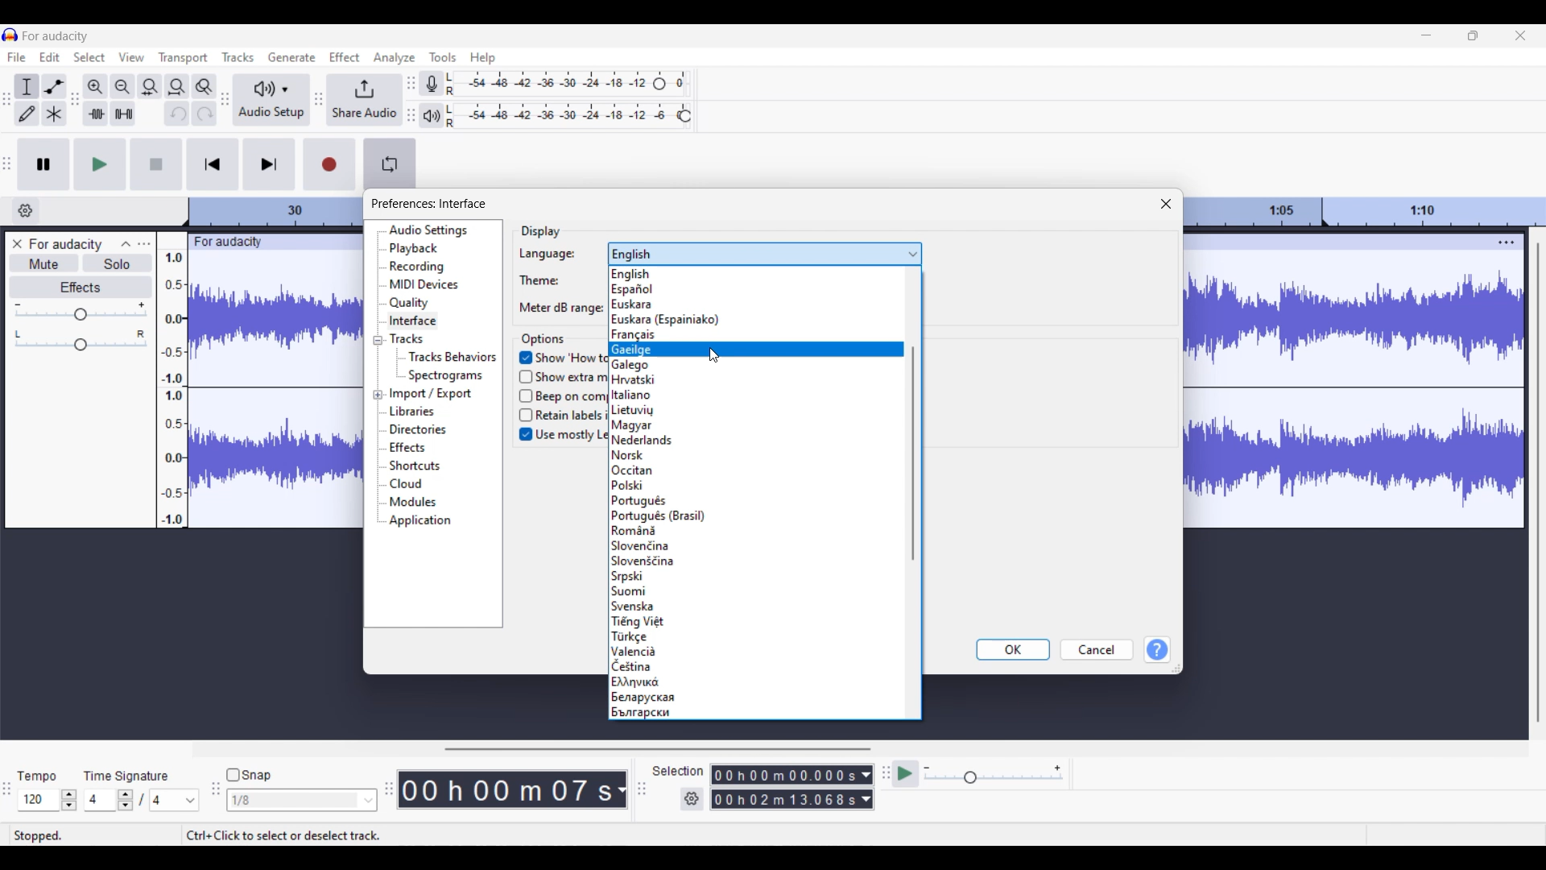  I want to click on Volume scale, so click(81, 311).